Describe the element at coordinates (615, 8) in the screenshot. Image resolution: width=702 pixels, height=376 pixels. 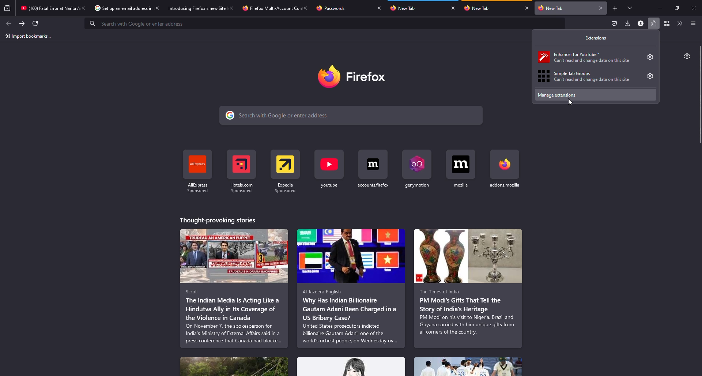
I see `add` at that location.